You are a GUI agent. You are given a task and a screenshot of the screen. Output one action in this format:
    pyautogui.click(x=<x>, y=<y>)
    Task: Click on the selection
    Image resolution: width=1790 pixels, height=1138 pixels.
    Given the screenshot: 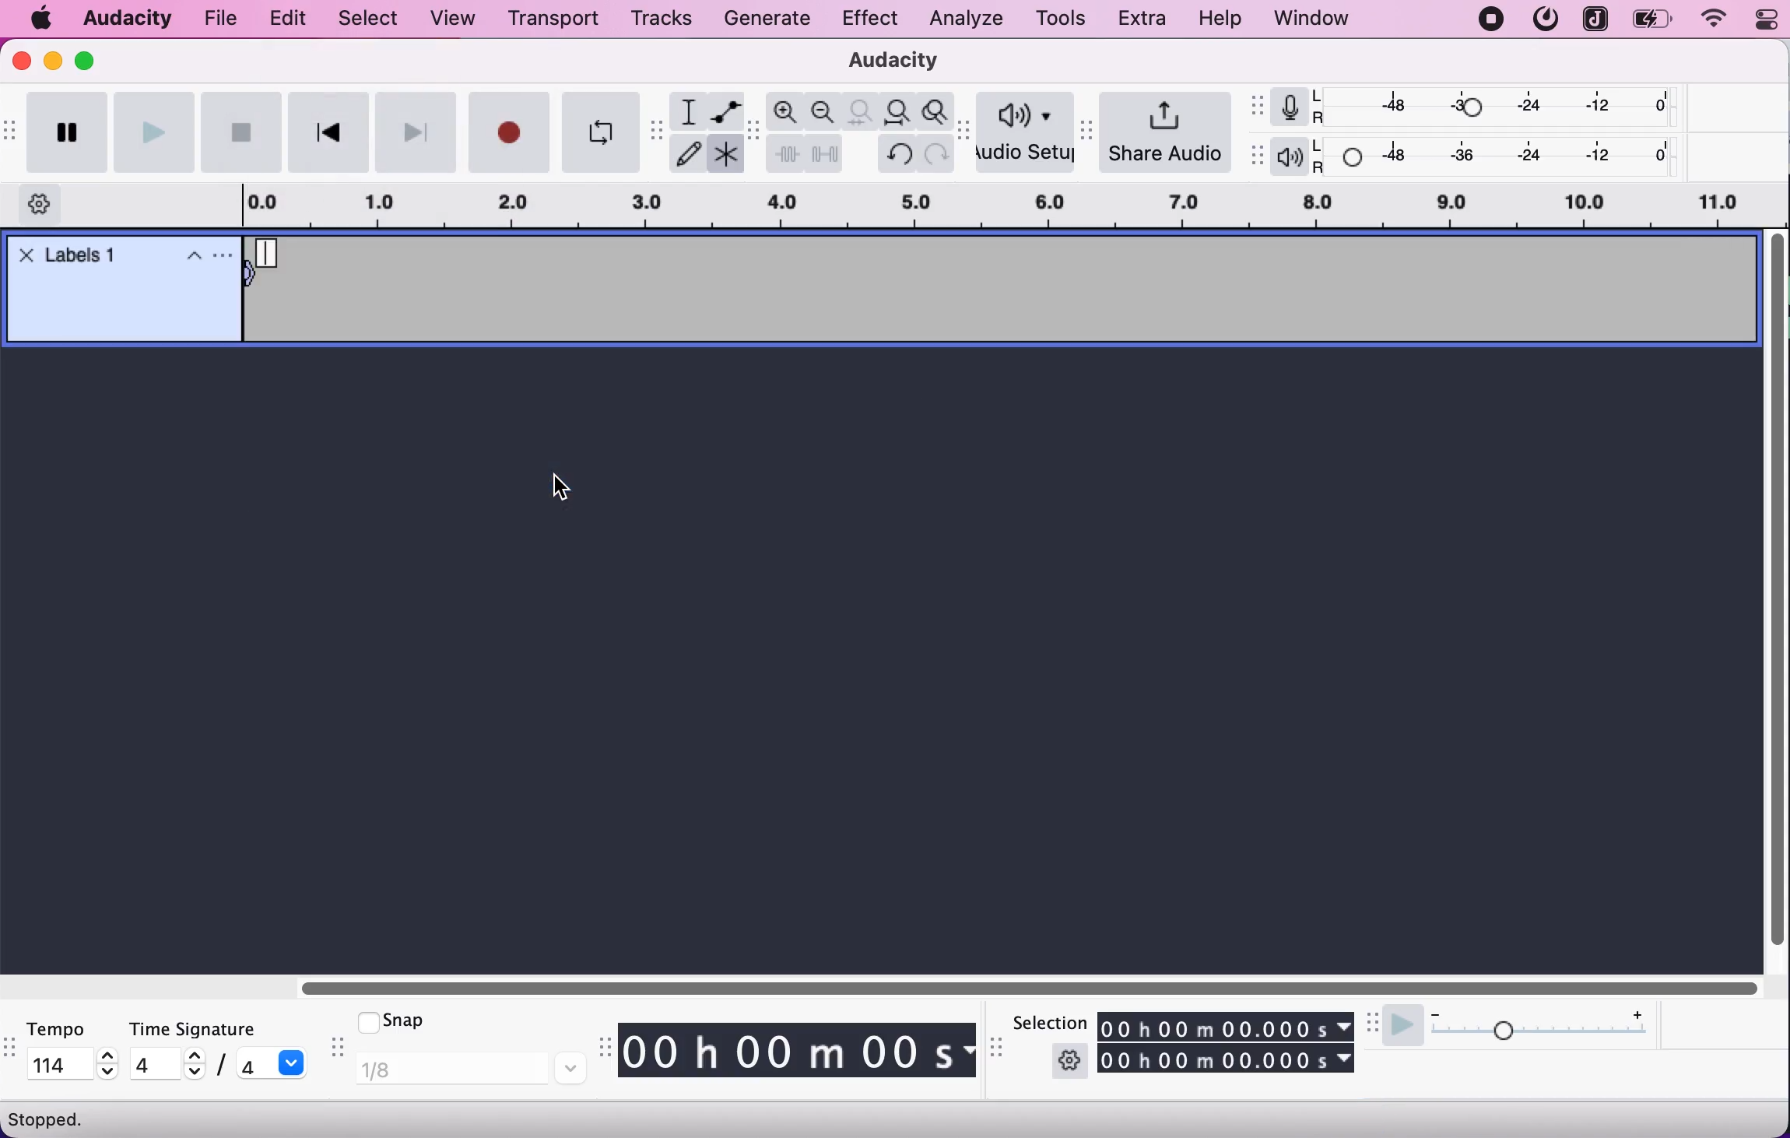 What is the action you would take?
    pyautogui.click(x=1048, y=1022)
    